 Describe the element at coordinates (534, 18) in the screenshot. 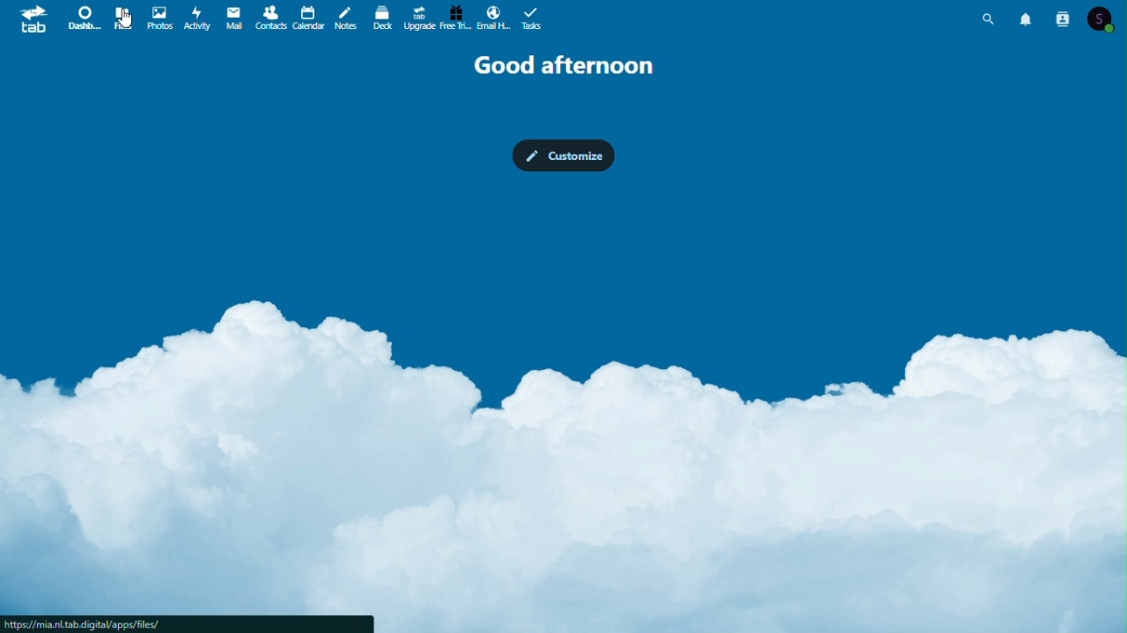

I see `task` at that location.